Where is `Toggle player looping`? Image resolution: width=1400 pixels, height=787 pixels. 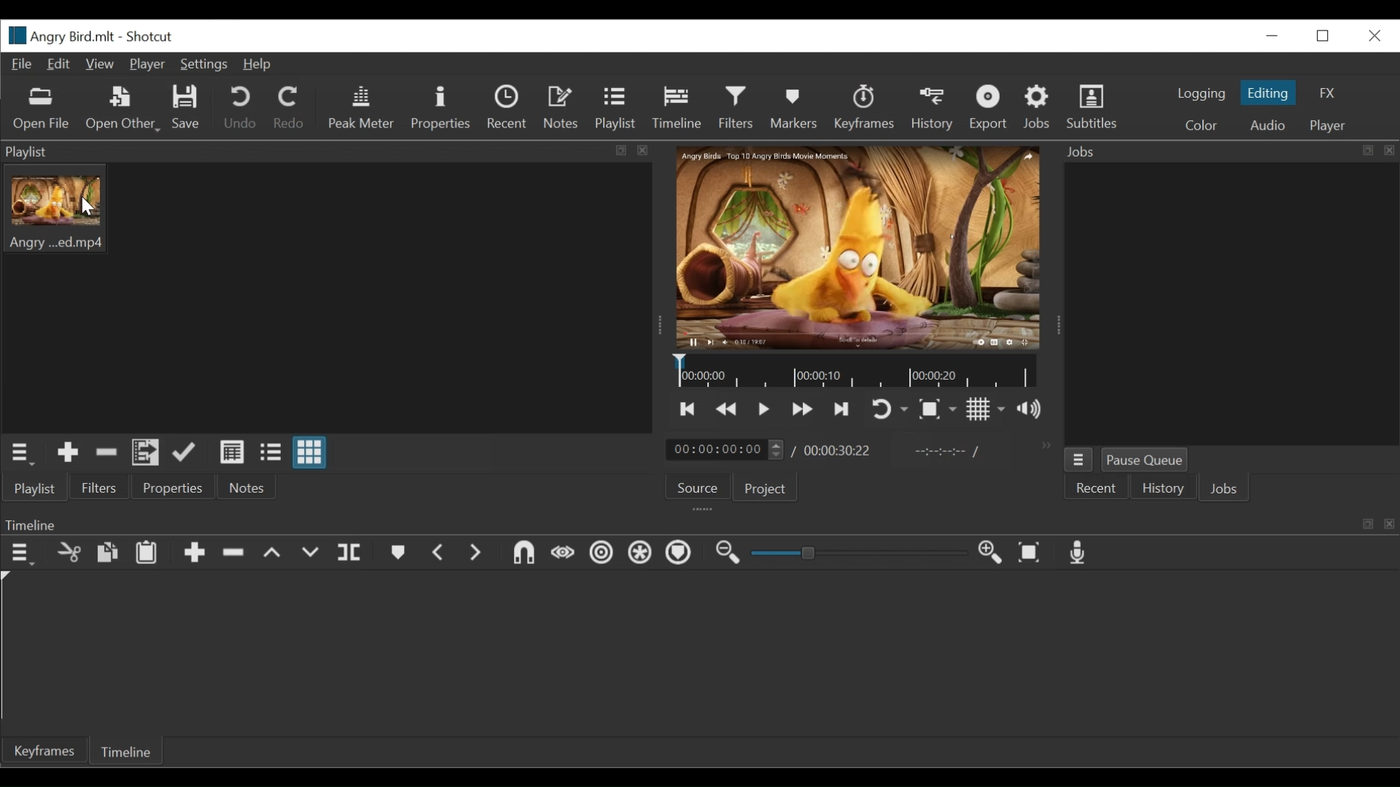 Toggle player looping is located at coordinates (890, 410).